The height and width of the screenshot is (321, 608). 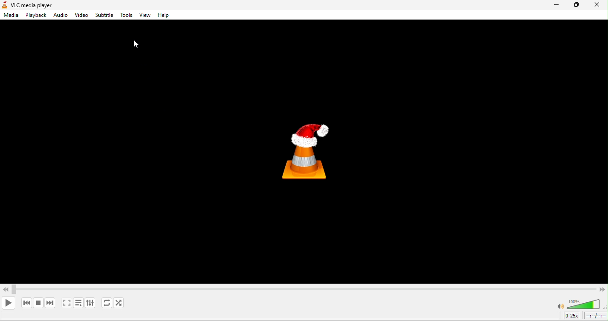 What do you see at coordinates (65, 304) in the screenshot?
I see `toggle video in  full screen` at bounding box center [65, 304].